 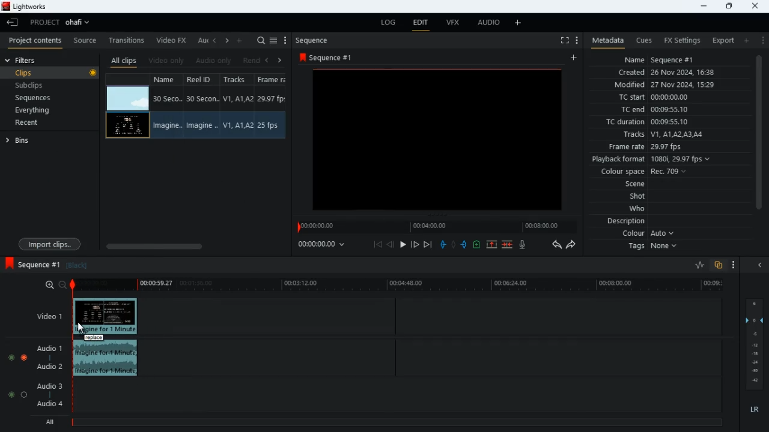 What do you see at coordinates (454, 245) in the screenshot?
I see `hold` at bounding box center [454, 245].